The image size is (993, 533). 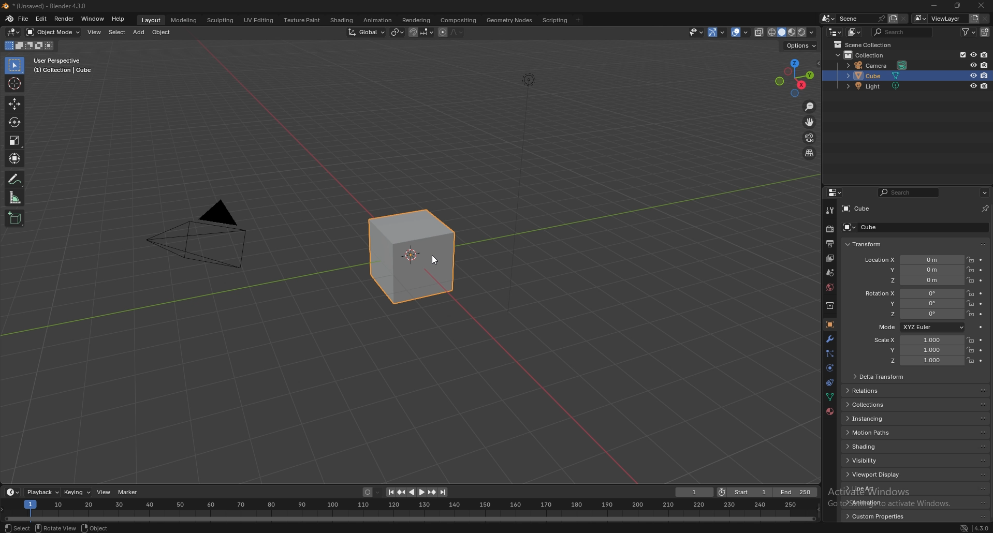 I want to click on select, so click(x=17, y=528).